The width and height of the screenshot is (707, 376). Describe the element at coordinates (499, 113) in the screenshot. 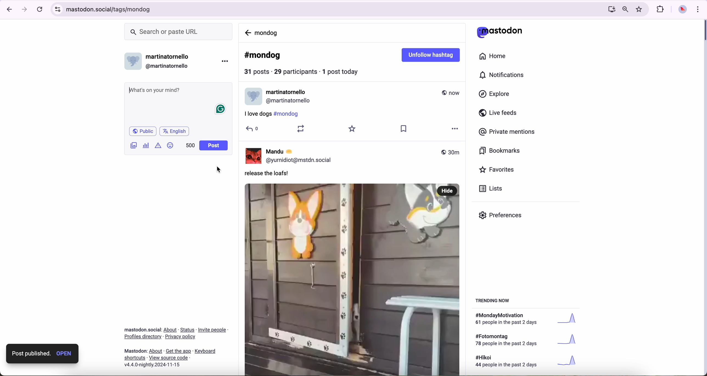

I see `live feeds` at that location.